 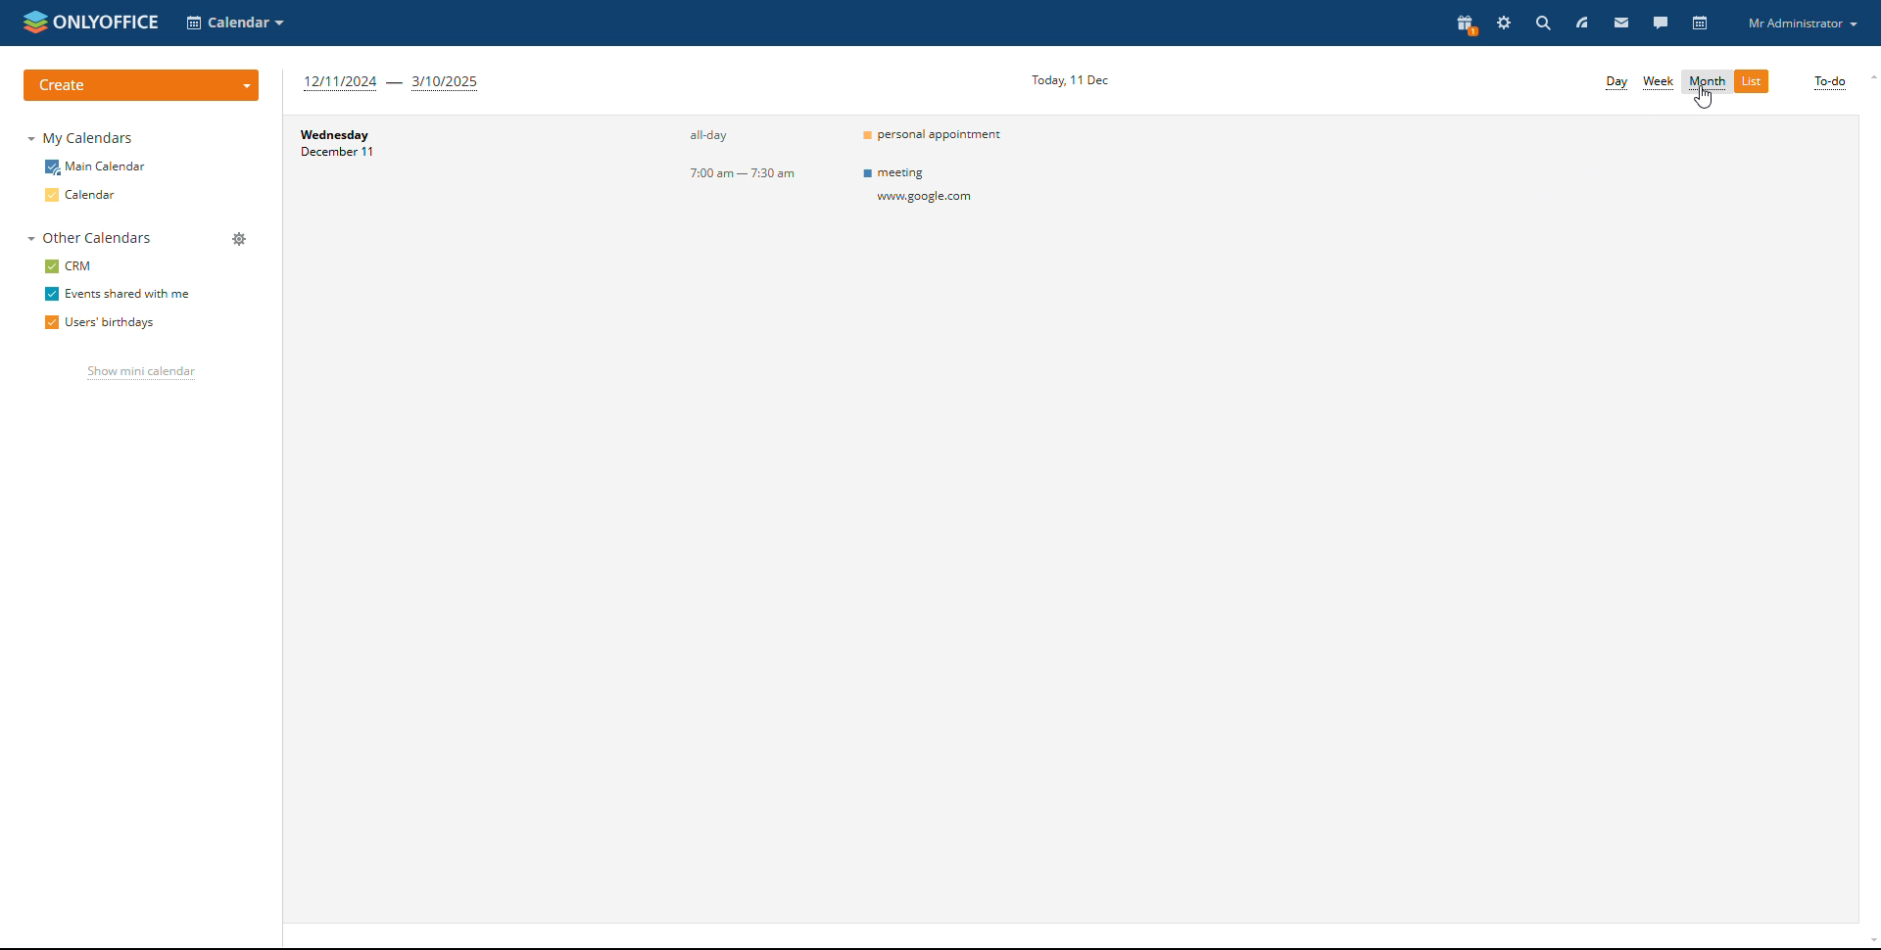 What do you see at coordinates (143, 86) in the screenshot?
I see `create` at bounding box center [143, 86].